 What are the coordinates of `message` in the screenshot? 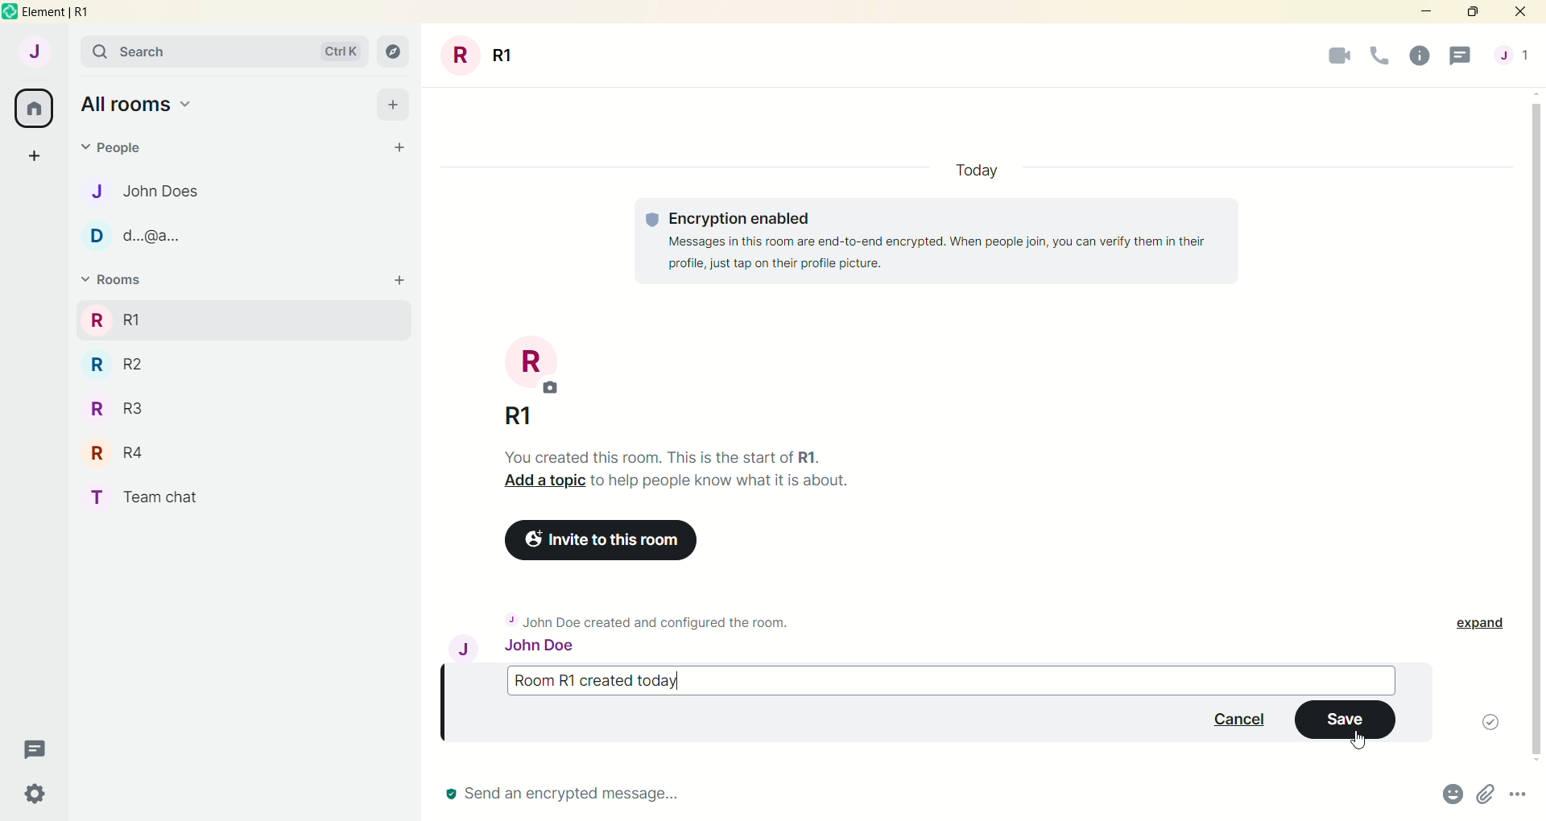 It's located at (805, 684).